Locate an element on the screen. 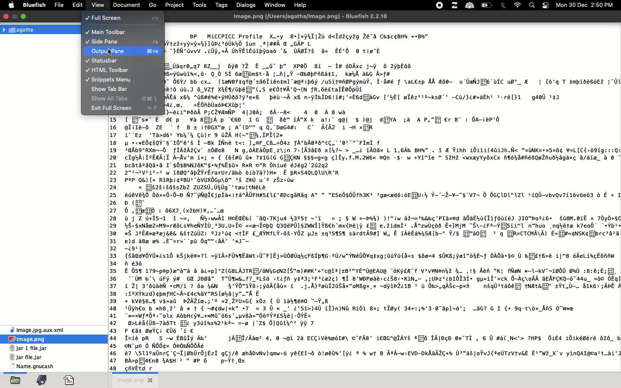 This screenshot has width=621, height=388. extensions is located at coordinates (455, 5).